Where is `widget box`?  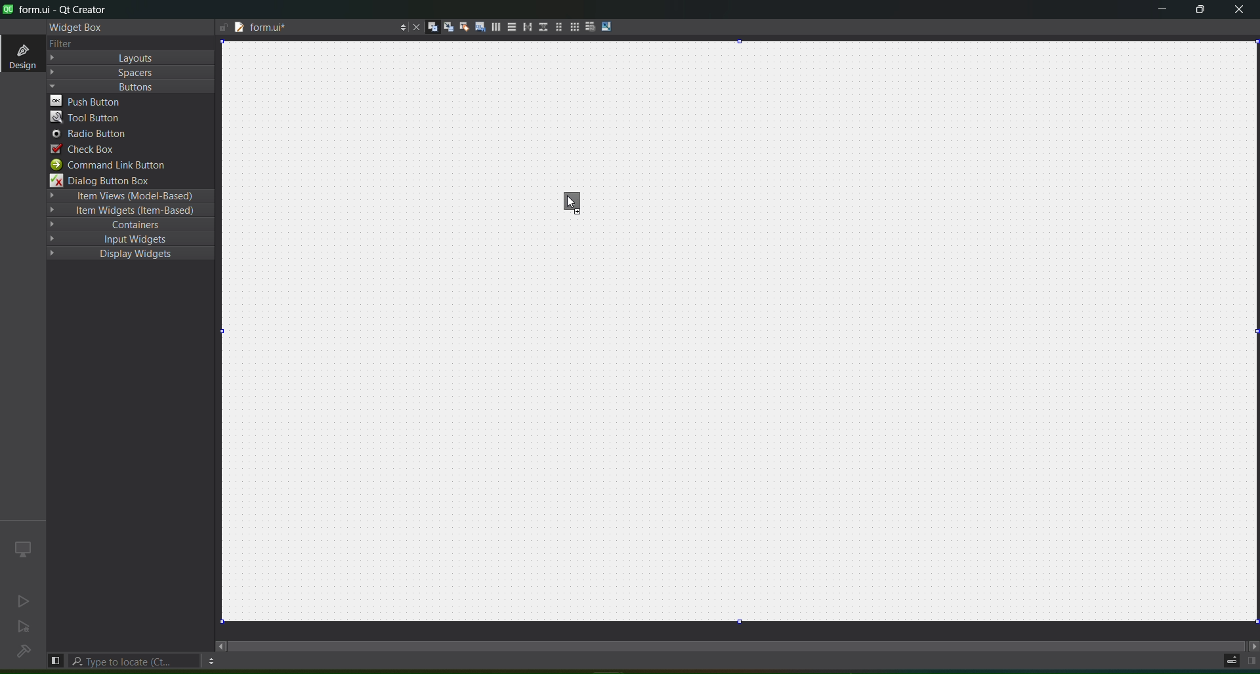 widget box is located at coordinates (79, 29).